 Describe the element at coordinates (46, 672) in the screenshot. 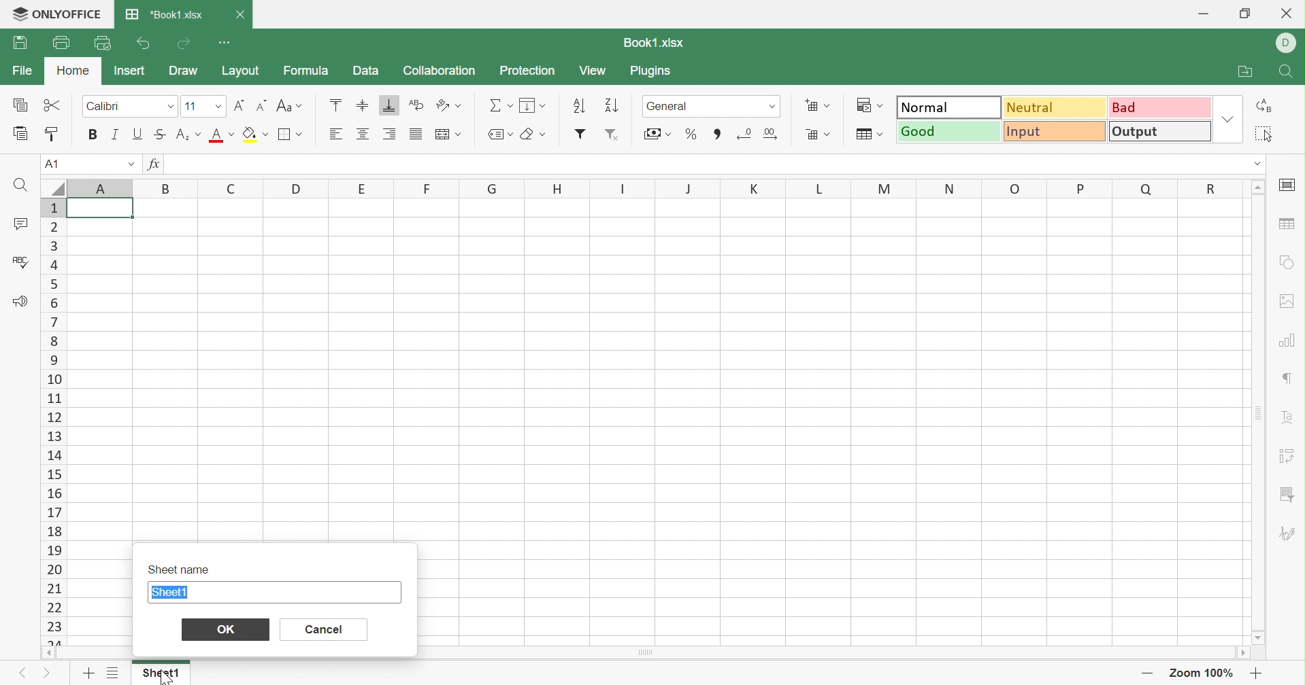

I see `Next` at that location.